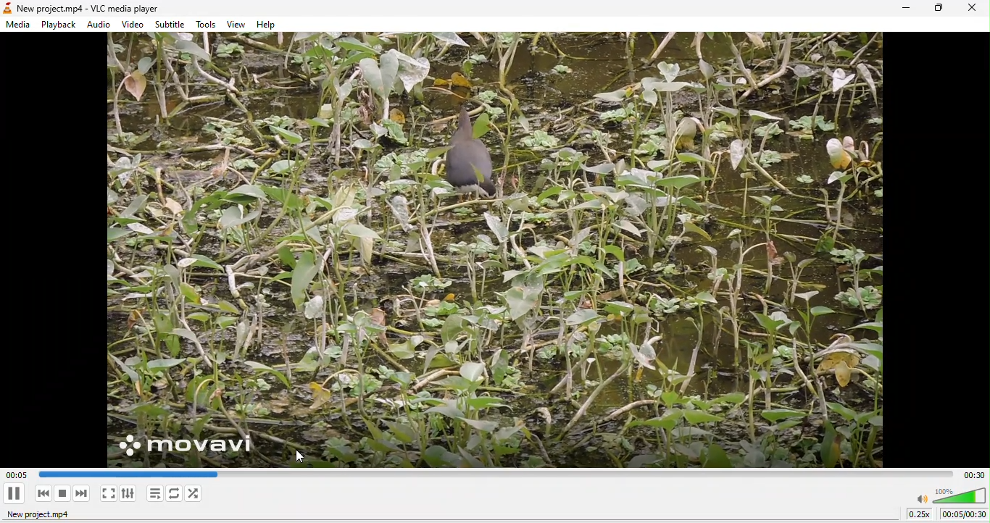 The image size is (990, 523). I want to click on Play duration, so click(974, 474).